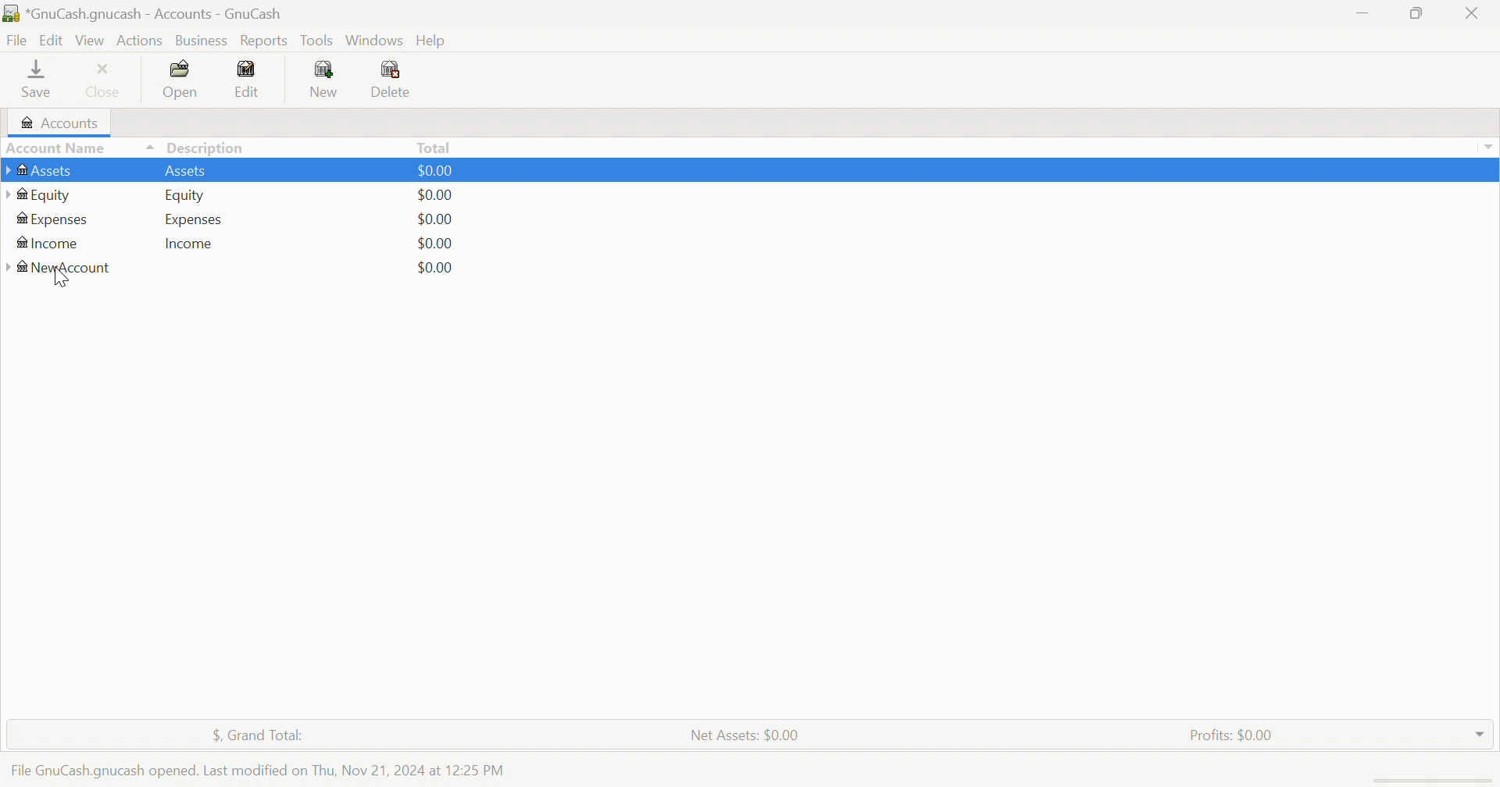  I want to click on Business, so click(204, 41).